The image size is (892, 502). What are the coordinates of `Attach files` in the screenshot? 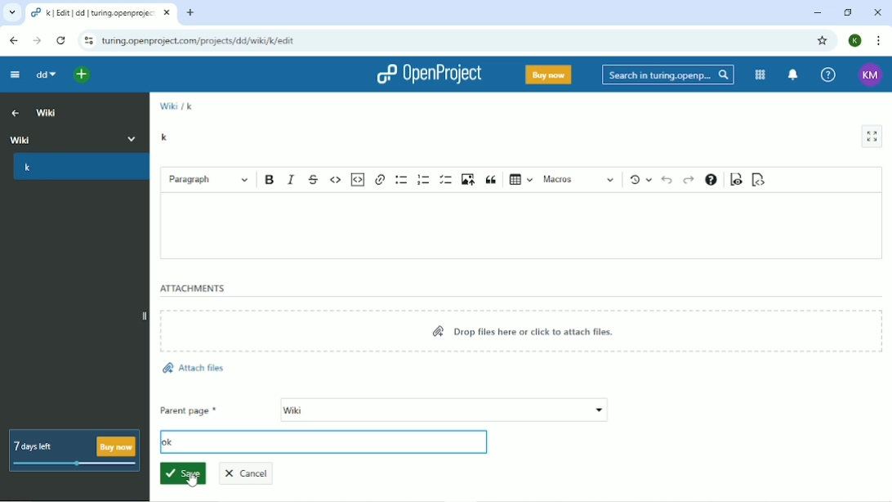 It's located at (193, 369).